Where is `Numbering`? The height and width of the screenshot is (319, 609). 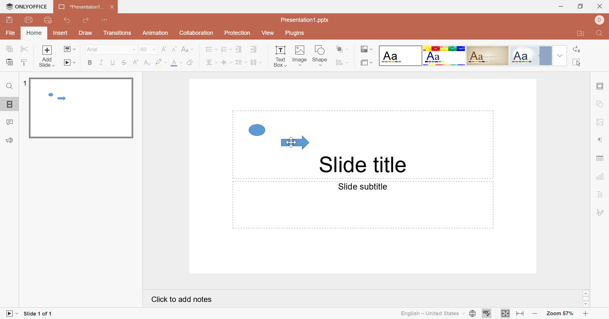 Numbering is located at coordinates (225, 49).